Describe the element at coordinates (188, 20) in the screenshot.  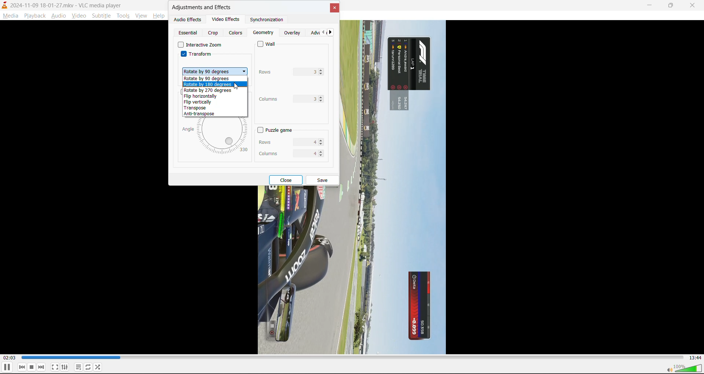
I see `audio effects` at that location.